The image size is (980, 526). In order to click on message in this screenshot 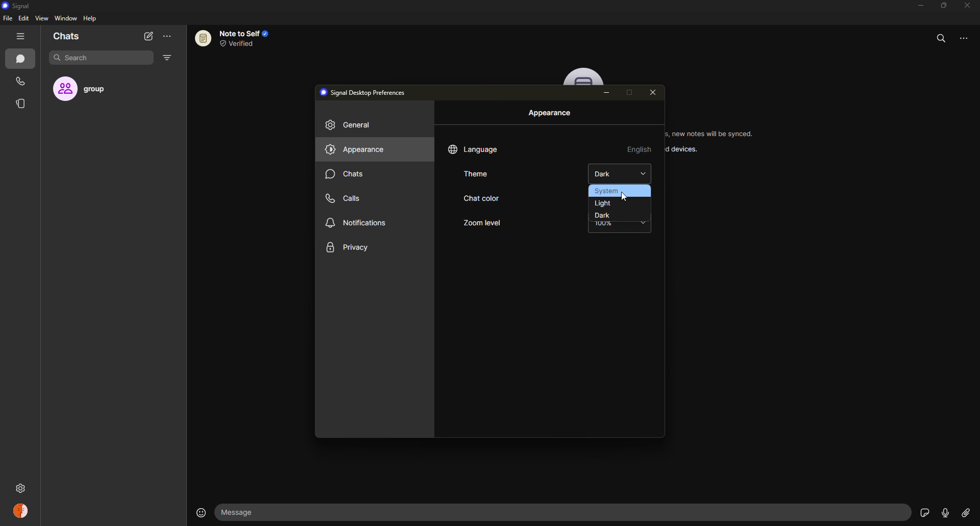, I will do `click(285, 513)`.